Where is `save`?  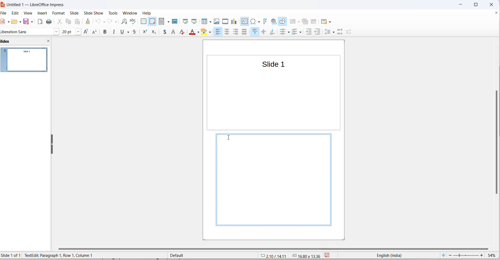 save is located at coordinates (26, 21).